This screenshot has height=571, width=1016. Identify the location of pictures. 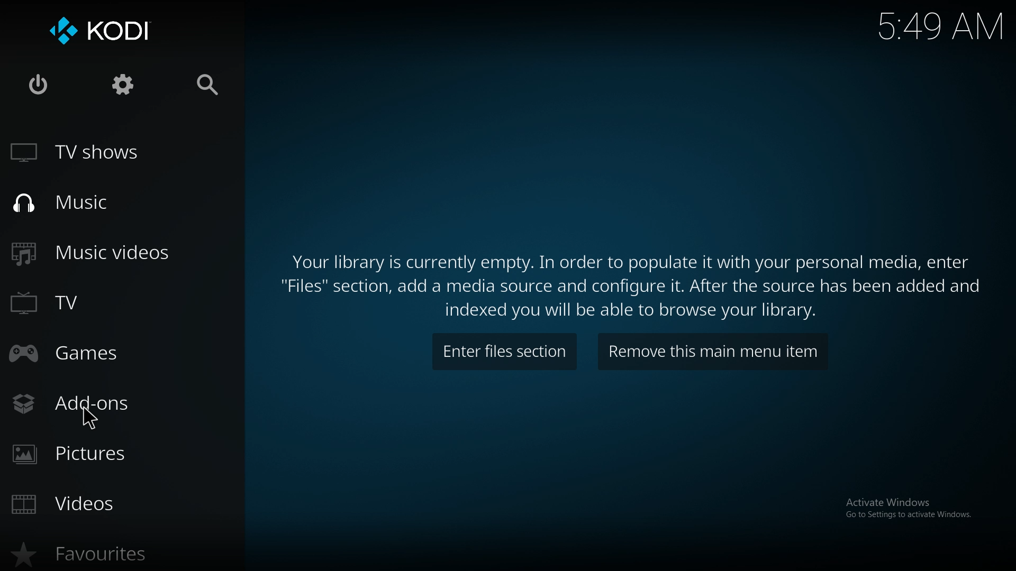
(78, 454).